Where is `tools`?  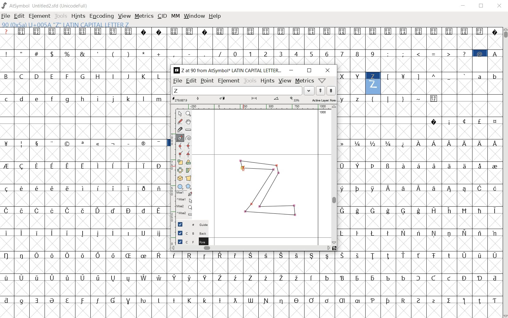 tools is located at coordinates (250, 81).